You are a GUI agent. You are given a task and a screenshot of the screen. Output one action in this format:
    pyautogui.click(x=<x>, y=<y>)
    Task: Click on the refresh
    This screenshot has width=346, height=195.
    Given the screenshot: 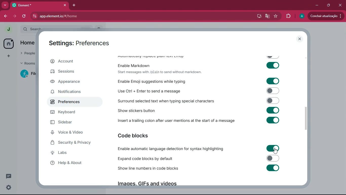 What is the action you would take?
    pyautogui.click(x=25, y=16)
    